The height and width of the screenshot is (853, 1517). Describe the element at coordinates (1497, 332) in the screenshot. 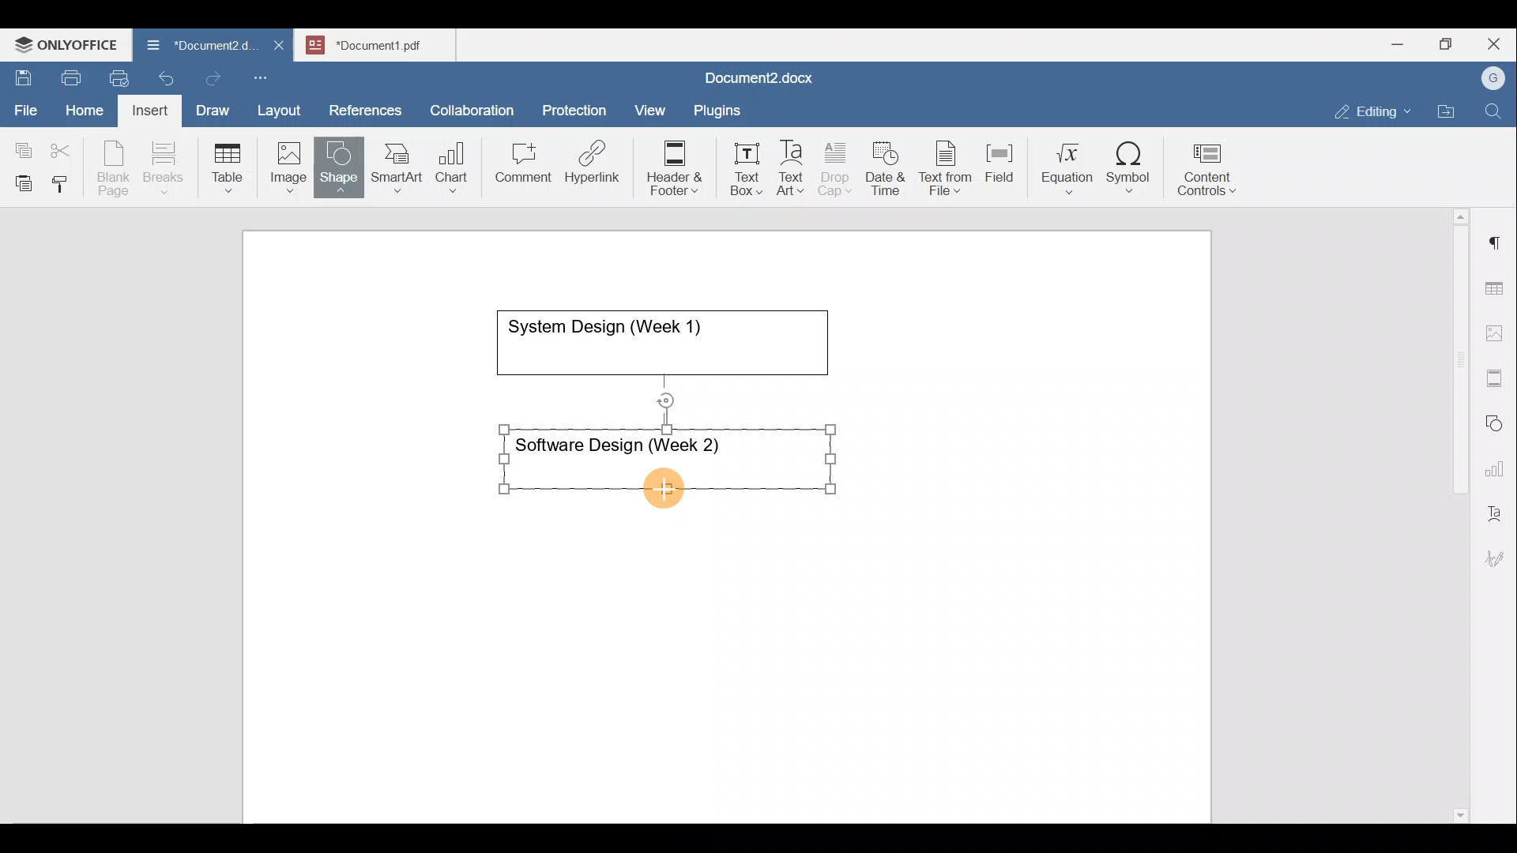

I see `Image settings` at that location.